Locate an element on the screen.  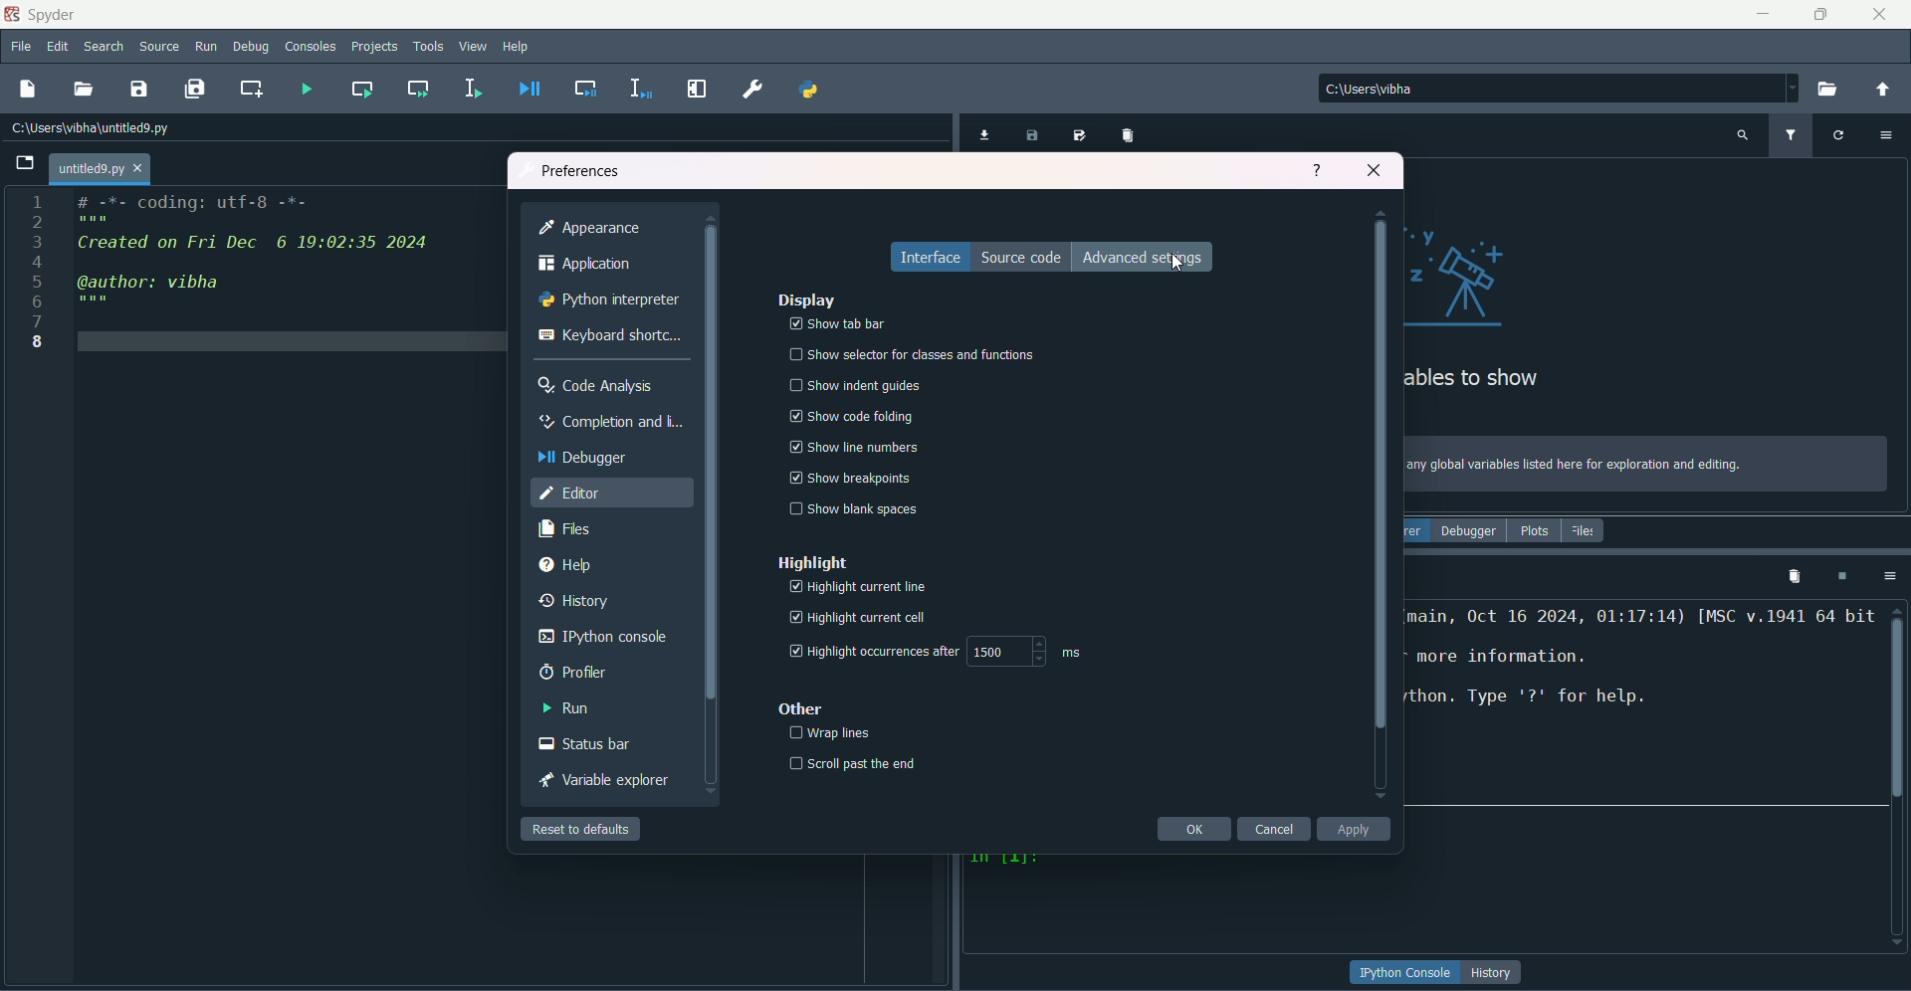
remove all is located at coordinates (1791, 575).